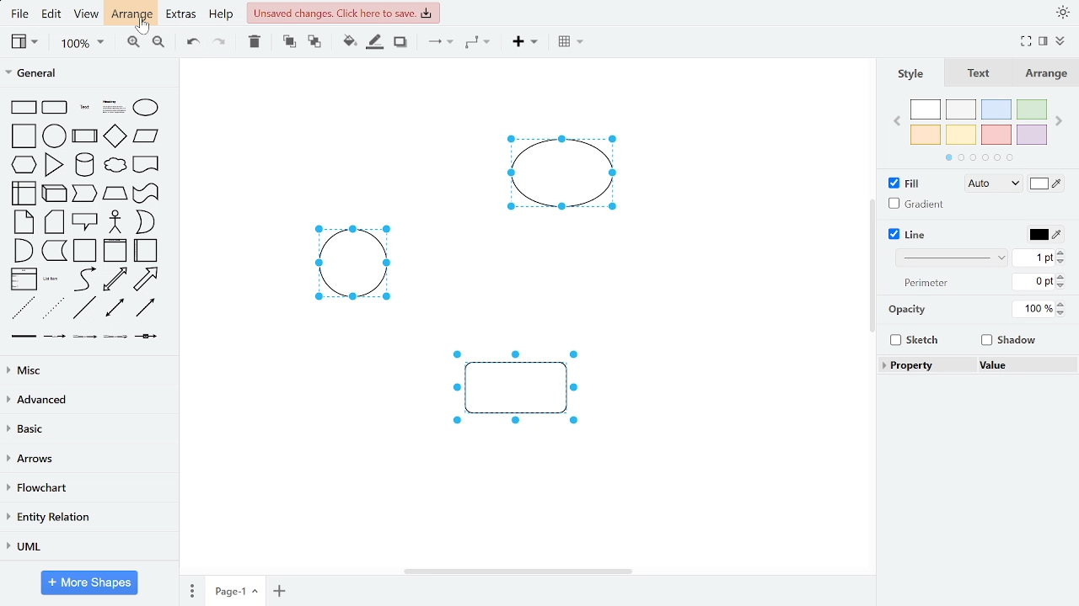  I want to click on shadow, so click(400, 43).